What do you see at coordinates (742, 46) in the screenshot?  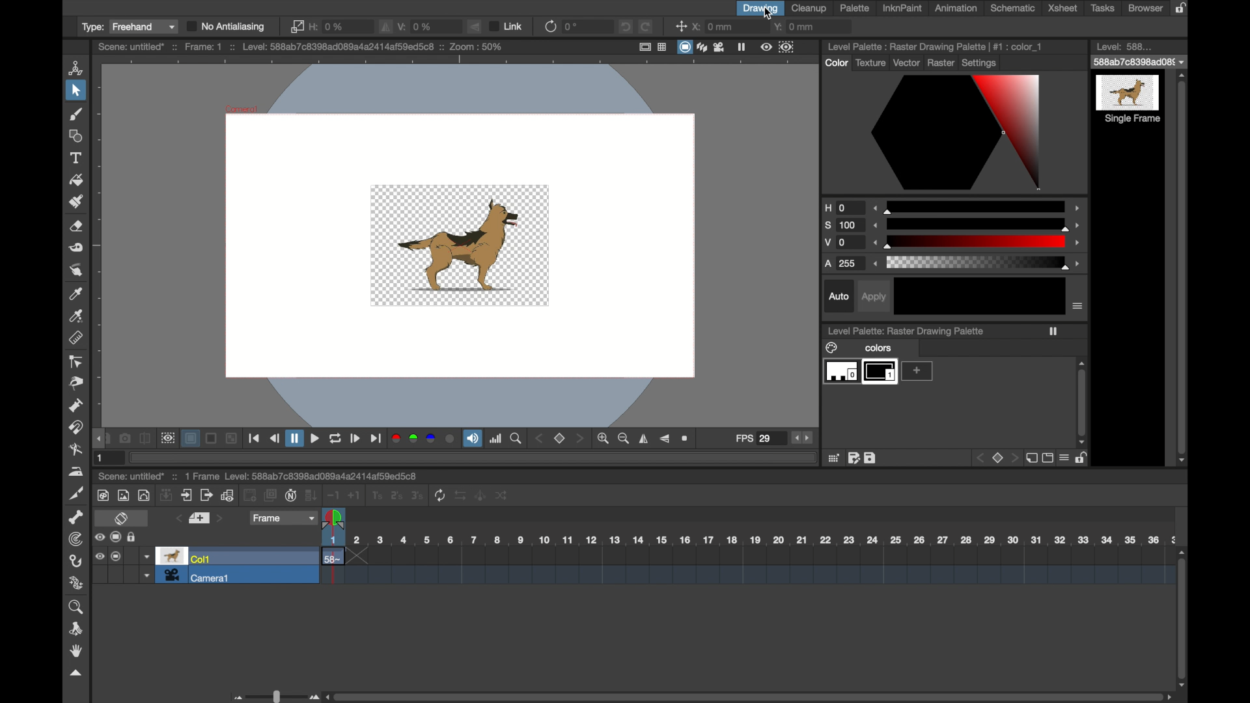 I see `freeze` at bounding box center [742, 46].